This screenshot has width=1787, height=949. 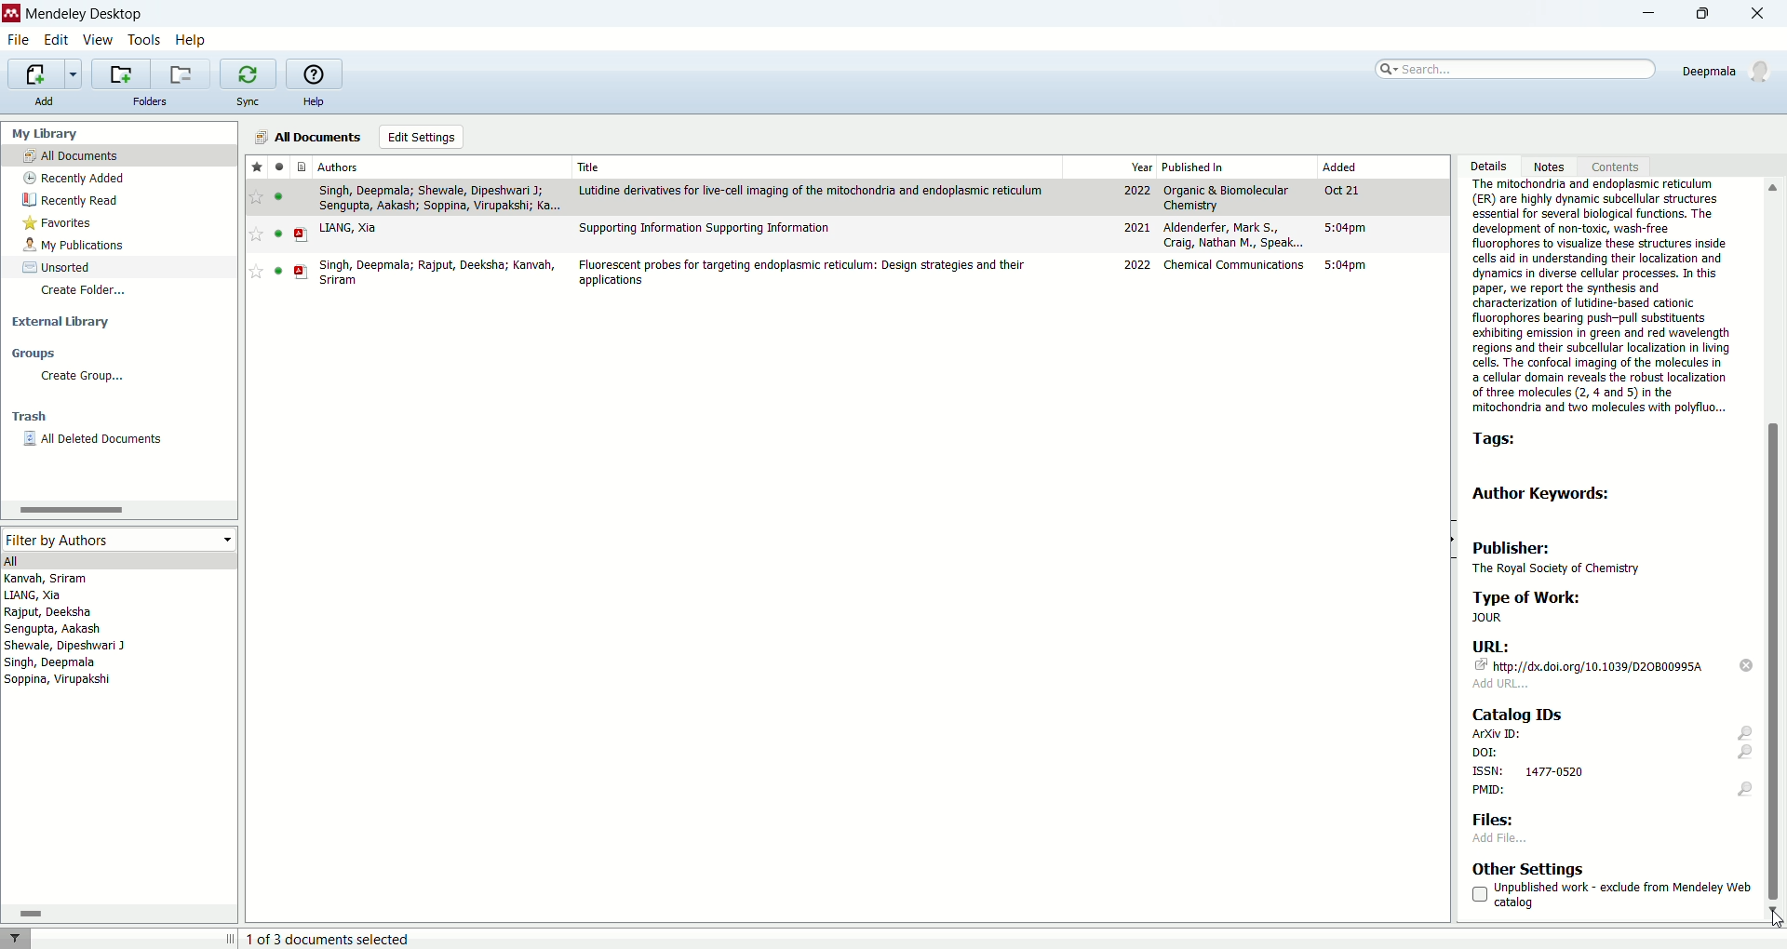 I want to click on synchronize the library with mendeley web, so click(x=249, y=74).